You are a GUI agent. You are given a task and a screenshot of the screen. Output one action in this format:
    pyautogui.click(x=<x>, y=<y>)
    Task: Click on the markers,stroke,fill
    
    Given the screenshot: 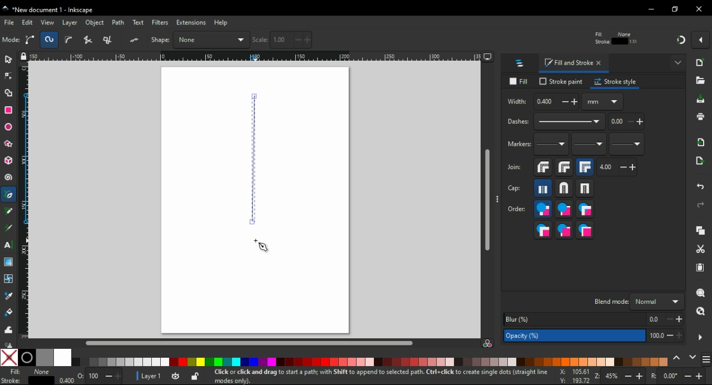 What is the action you would take?
    pyautogui.click(x=585, y=230)
    